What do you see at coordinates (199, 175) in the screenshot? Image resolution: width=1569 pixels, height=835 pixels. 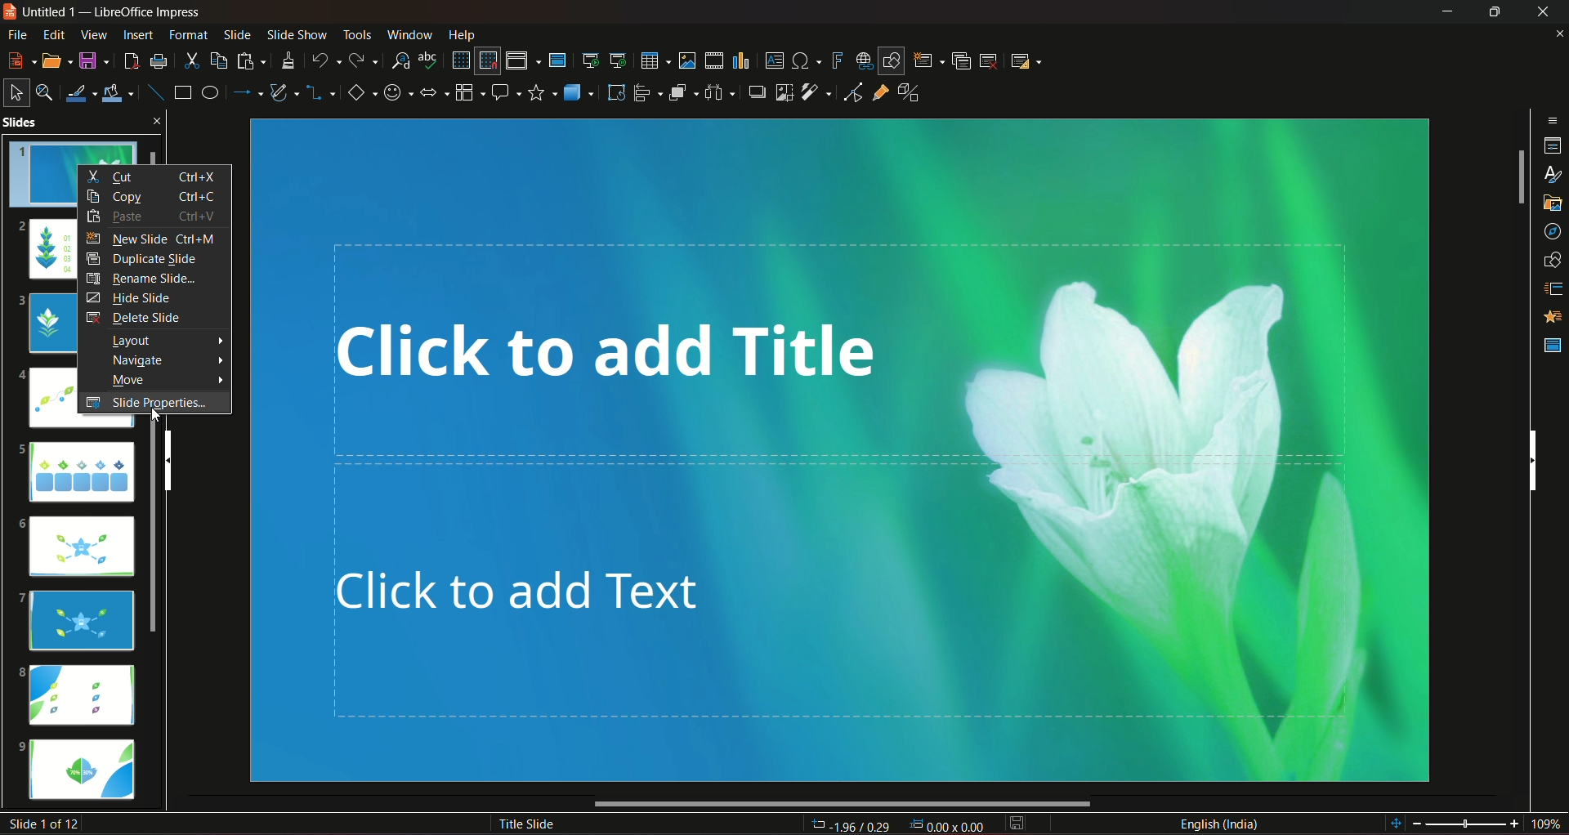 I see `ctrl+x` at bounding box center [199, 175].